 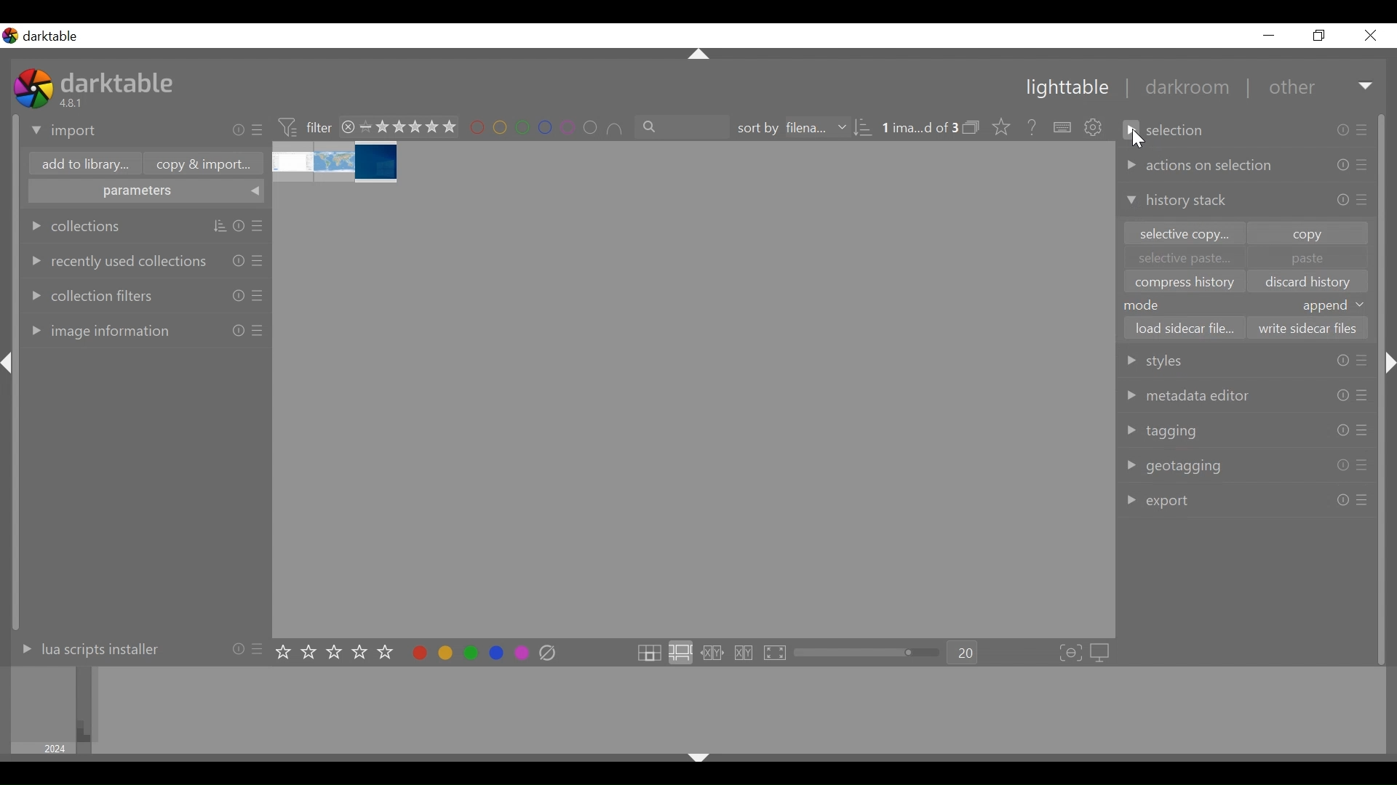 I want to click on logo, so click(x=10, y=36).